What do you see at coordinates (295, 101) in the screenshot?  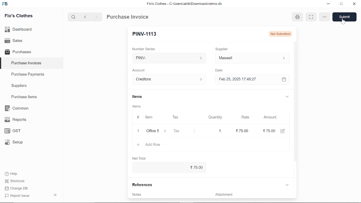 I see `vertical scrollbar` at bounding box center [295, 101].